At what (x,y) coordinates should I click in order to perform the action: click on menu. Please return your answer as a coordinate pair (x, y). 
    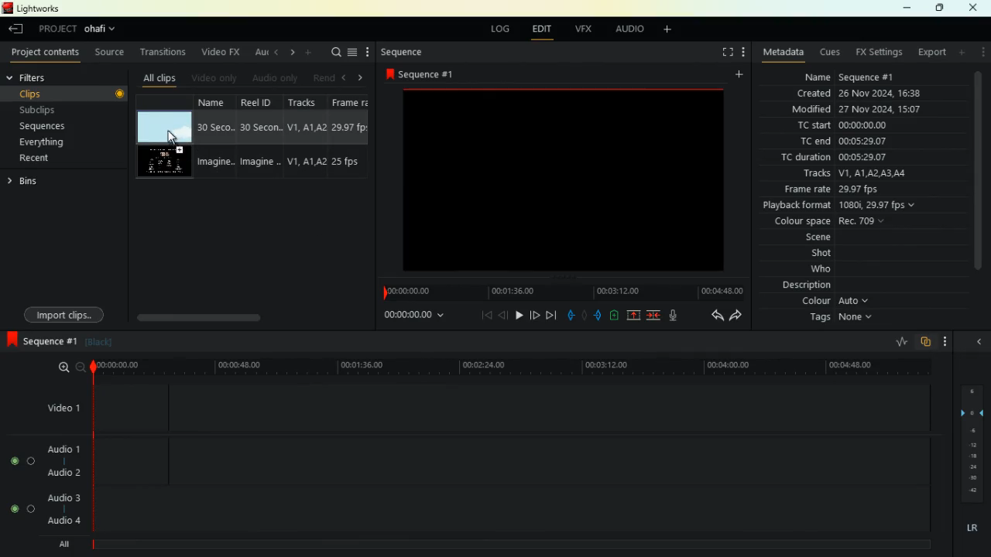
    Looking at the image, I should click on (747, 52).